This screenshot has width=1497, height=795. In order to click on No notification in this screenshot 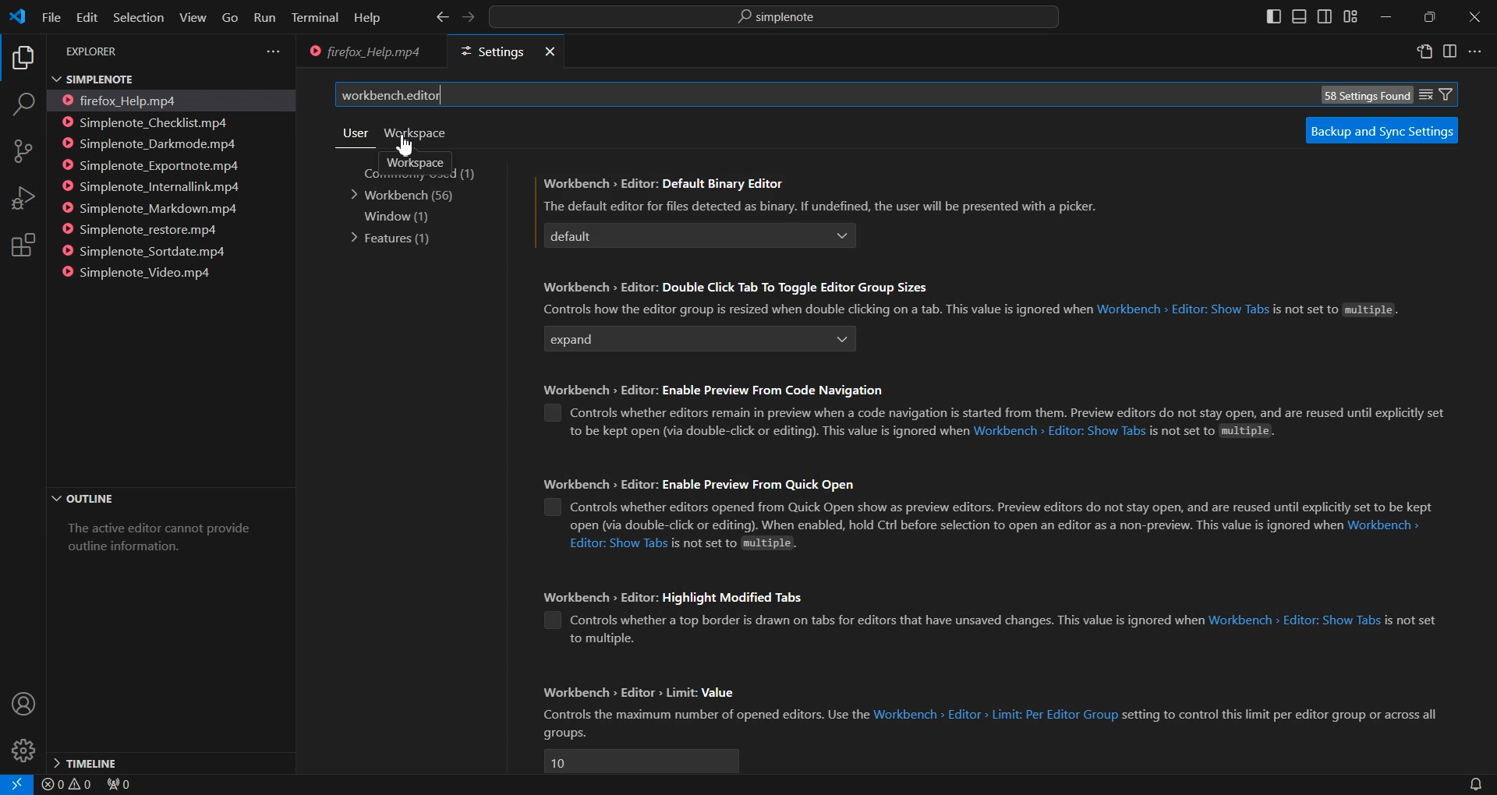, I will do `click(1474, 784)`.